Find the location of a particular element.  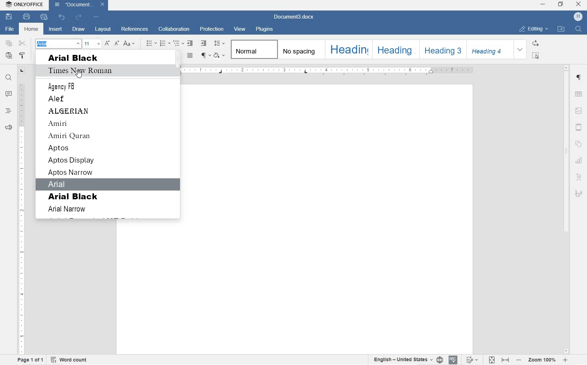

restore is located at coordinates (561, 3).